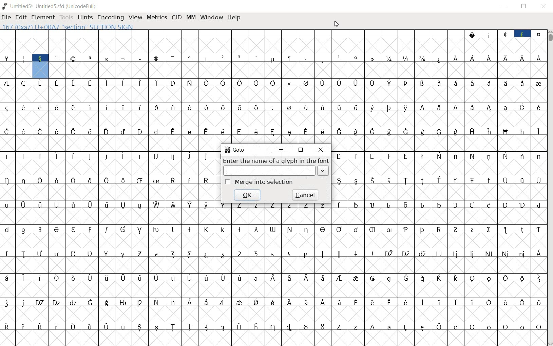 Image resolution: width=553 pixels, height=346 pixels. Describe the element at coordinates (135, 17) in the screenshot. I see `view` at that location.